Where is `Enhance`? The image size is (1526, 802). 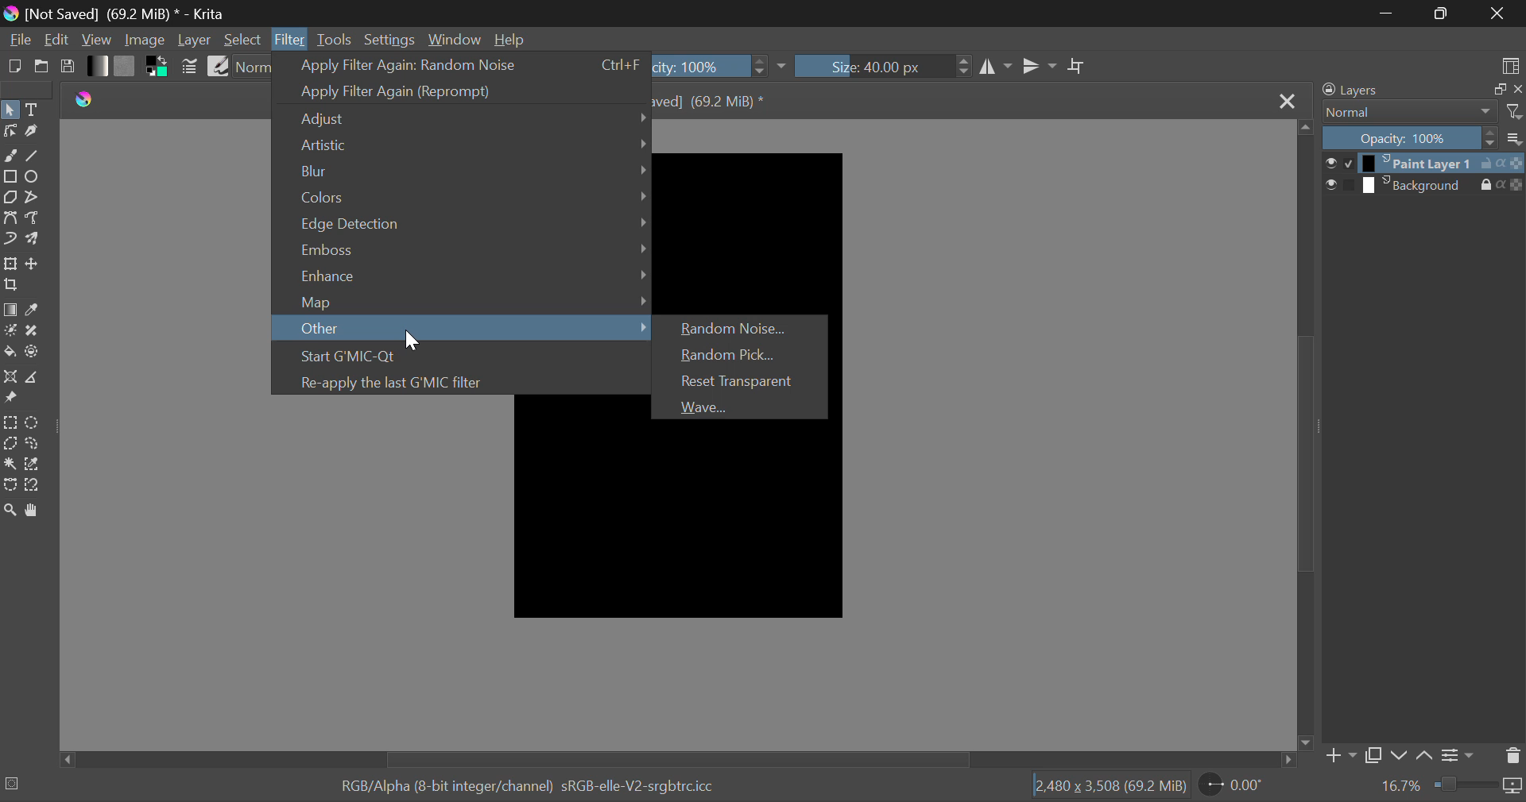
Enhance is located at coordinates (463, 277).